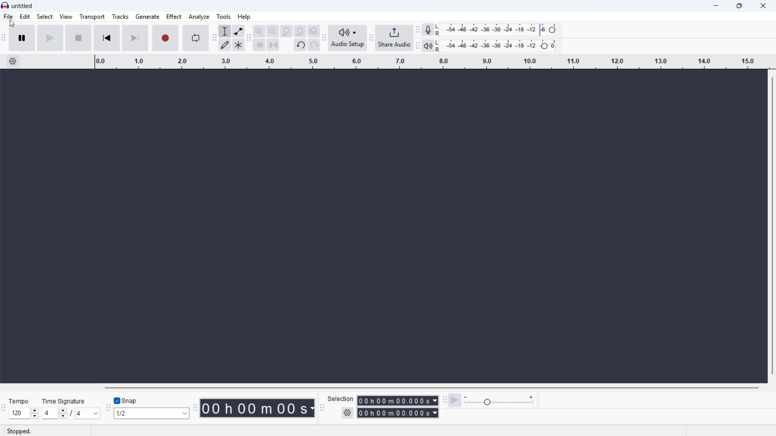 The image size is (776, 436). I want to click on Close, so click(763, 6).